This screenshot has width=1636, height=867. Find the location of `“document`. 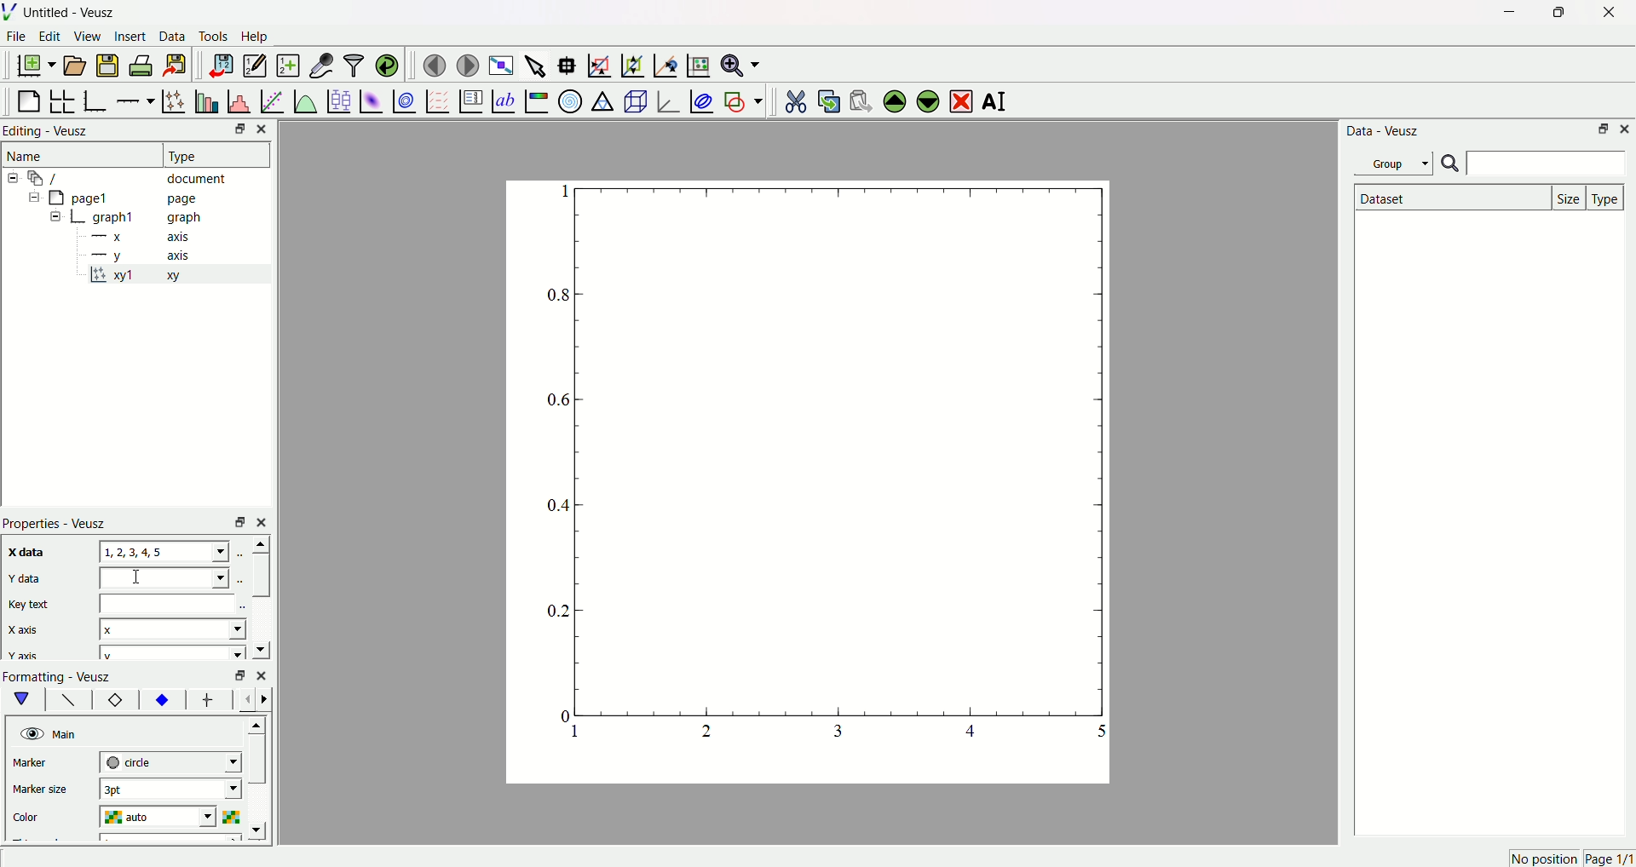

“document is located at coordinates (135, 177).